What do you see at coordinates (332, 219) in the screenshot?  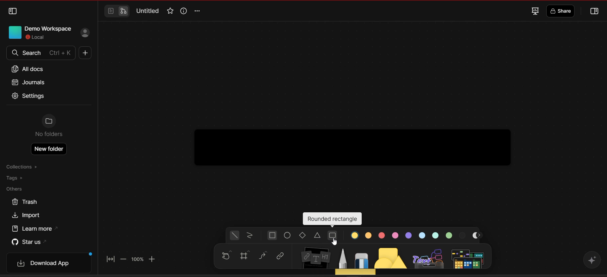 I see `rounded rectangle` at bounding box center [332, 219].